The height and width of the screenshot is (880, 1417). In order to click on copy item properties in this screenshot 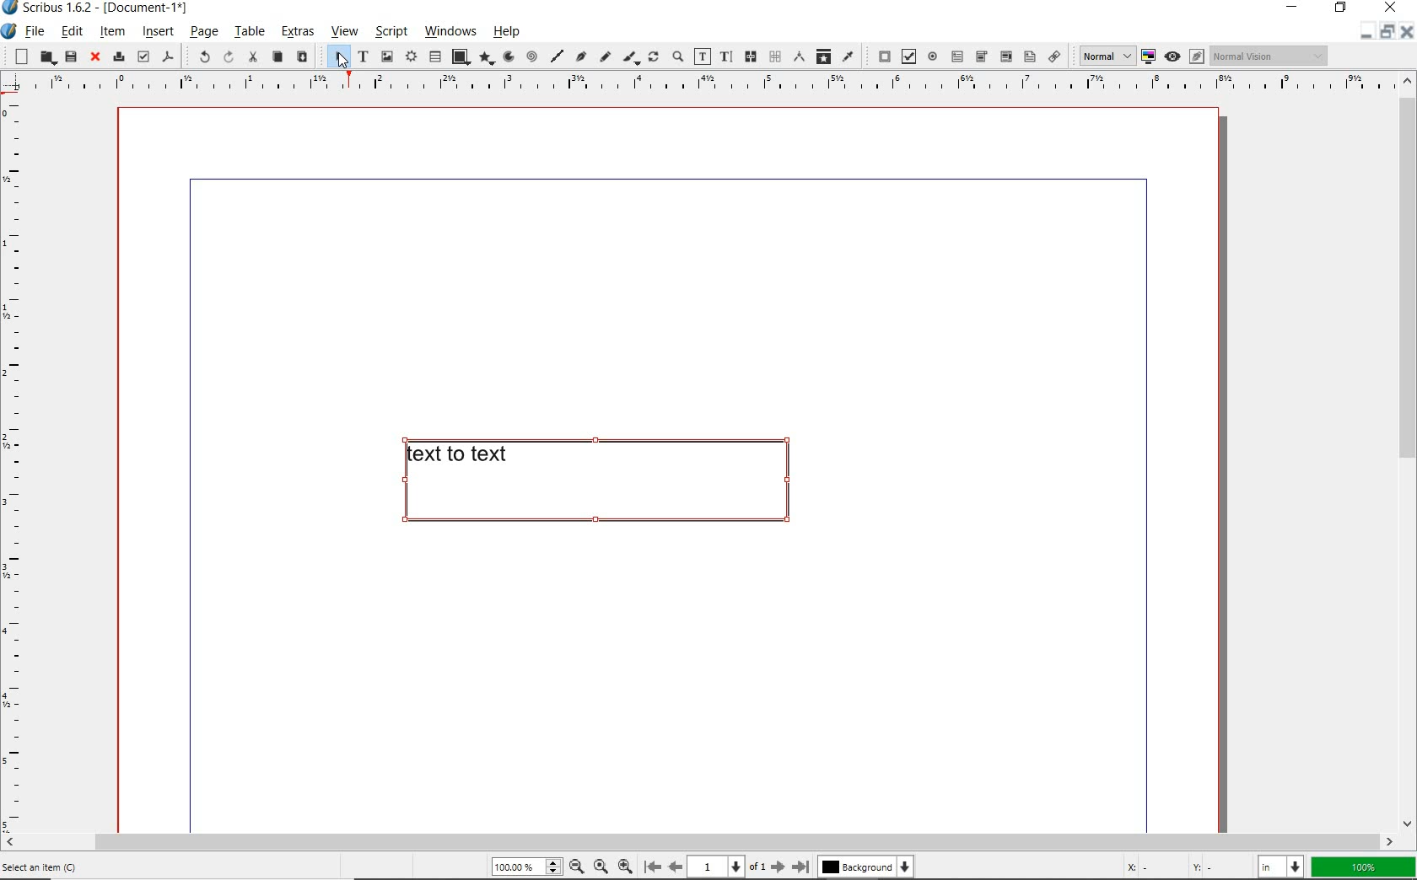, I will do `click(823, 56)`.